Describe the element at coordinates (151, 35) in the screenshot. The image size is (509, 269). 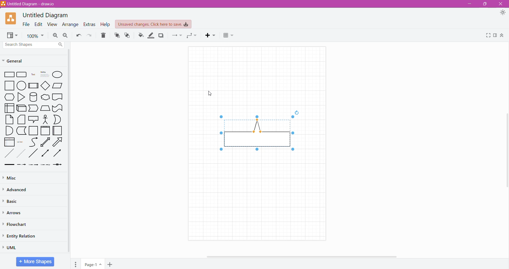
I see `Line Color` at that location.